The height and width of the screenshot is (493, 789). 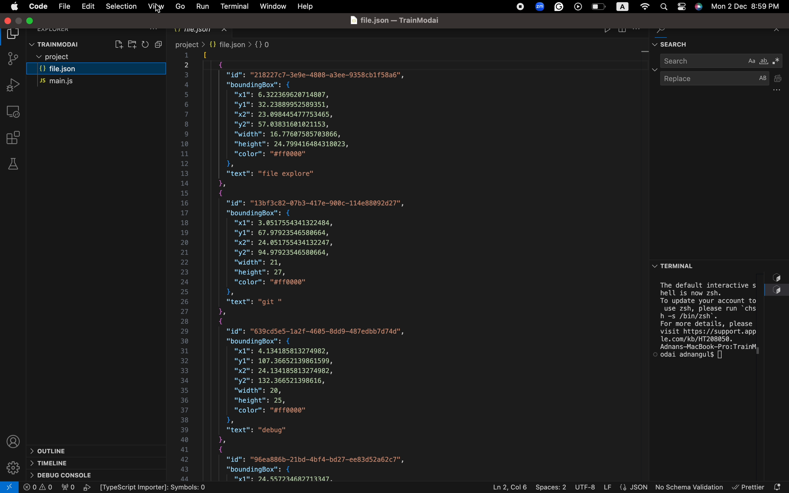 What do you see at coordinates (37, 6) in the screenshot?
I see `code` at bounding box center [37, 6].